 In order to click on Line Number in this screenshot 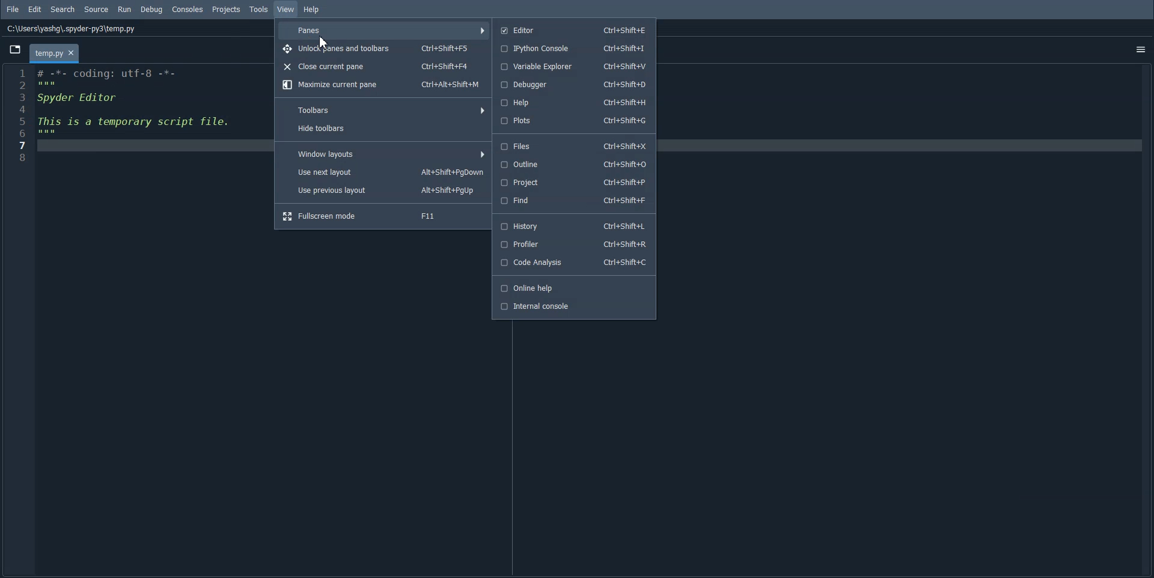, I will do `click(19, 113)`.